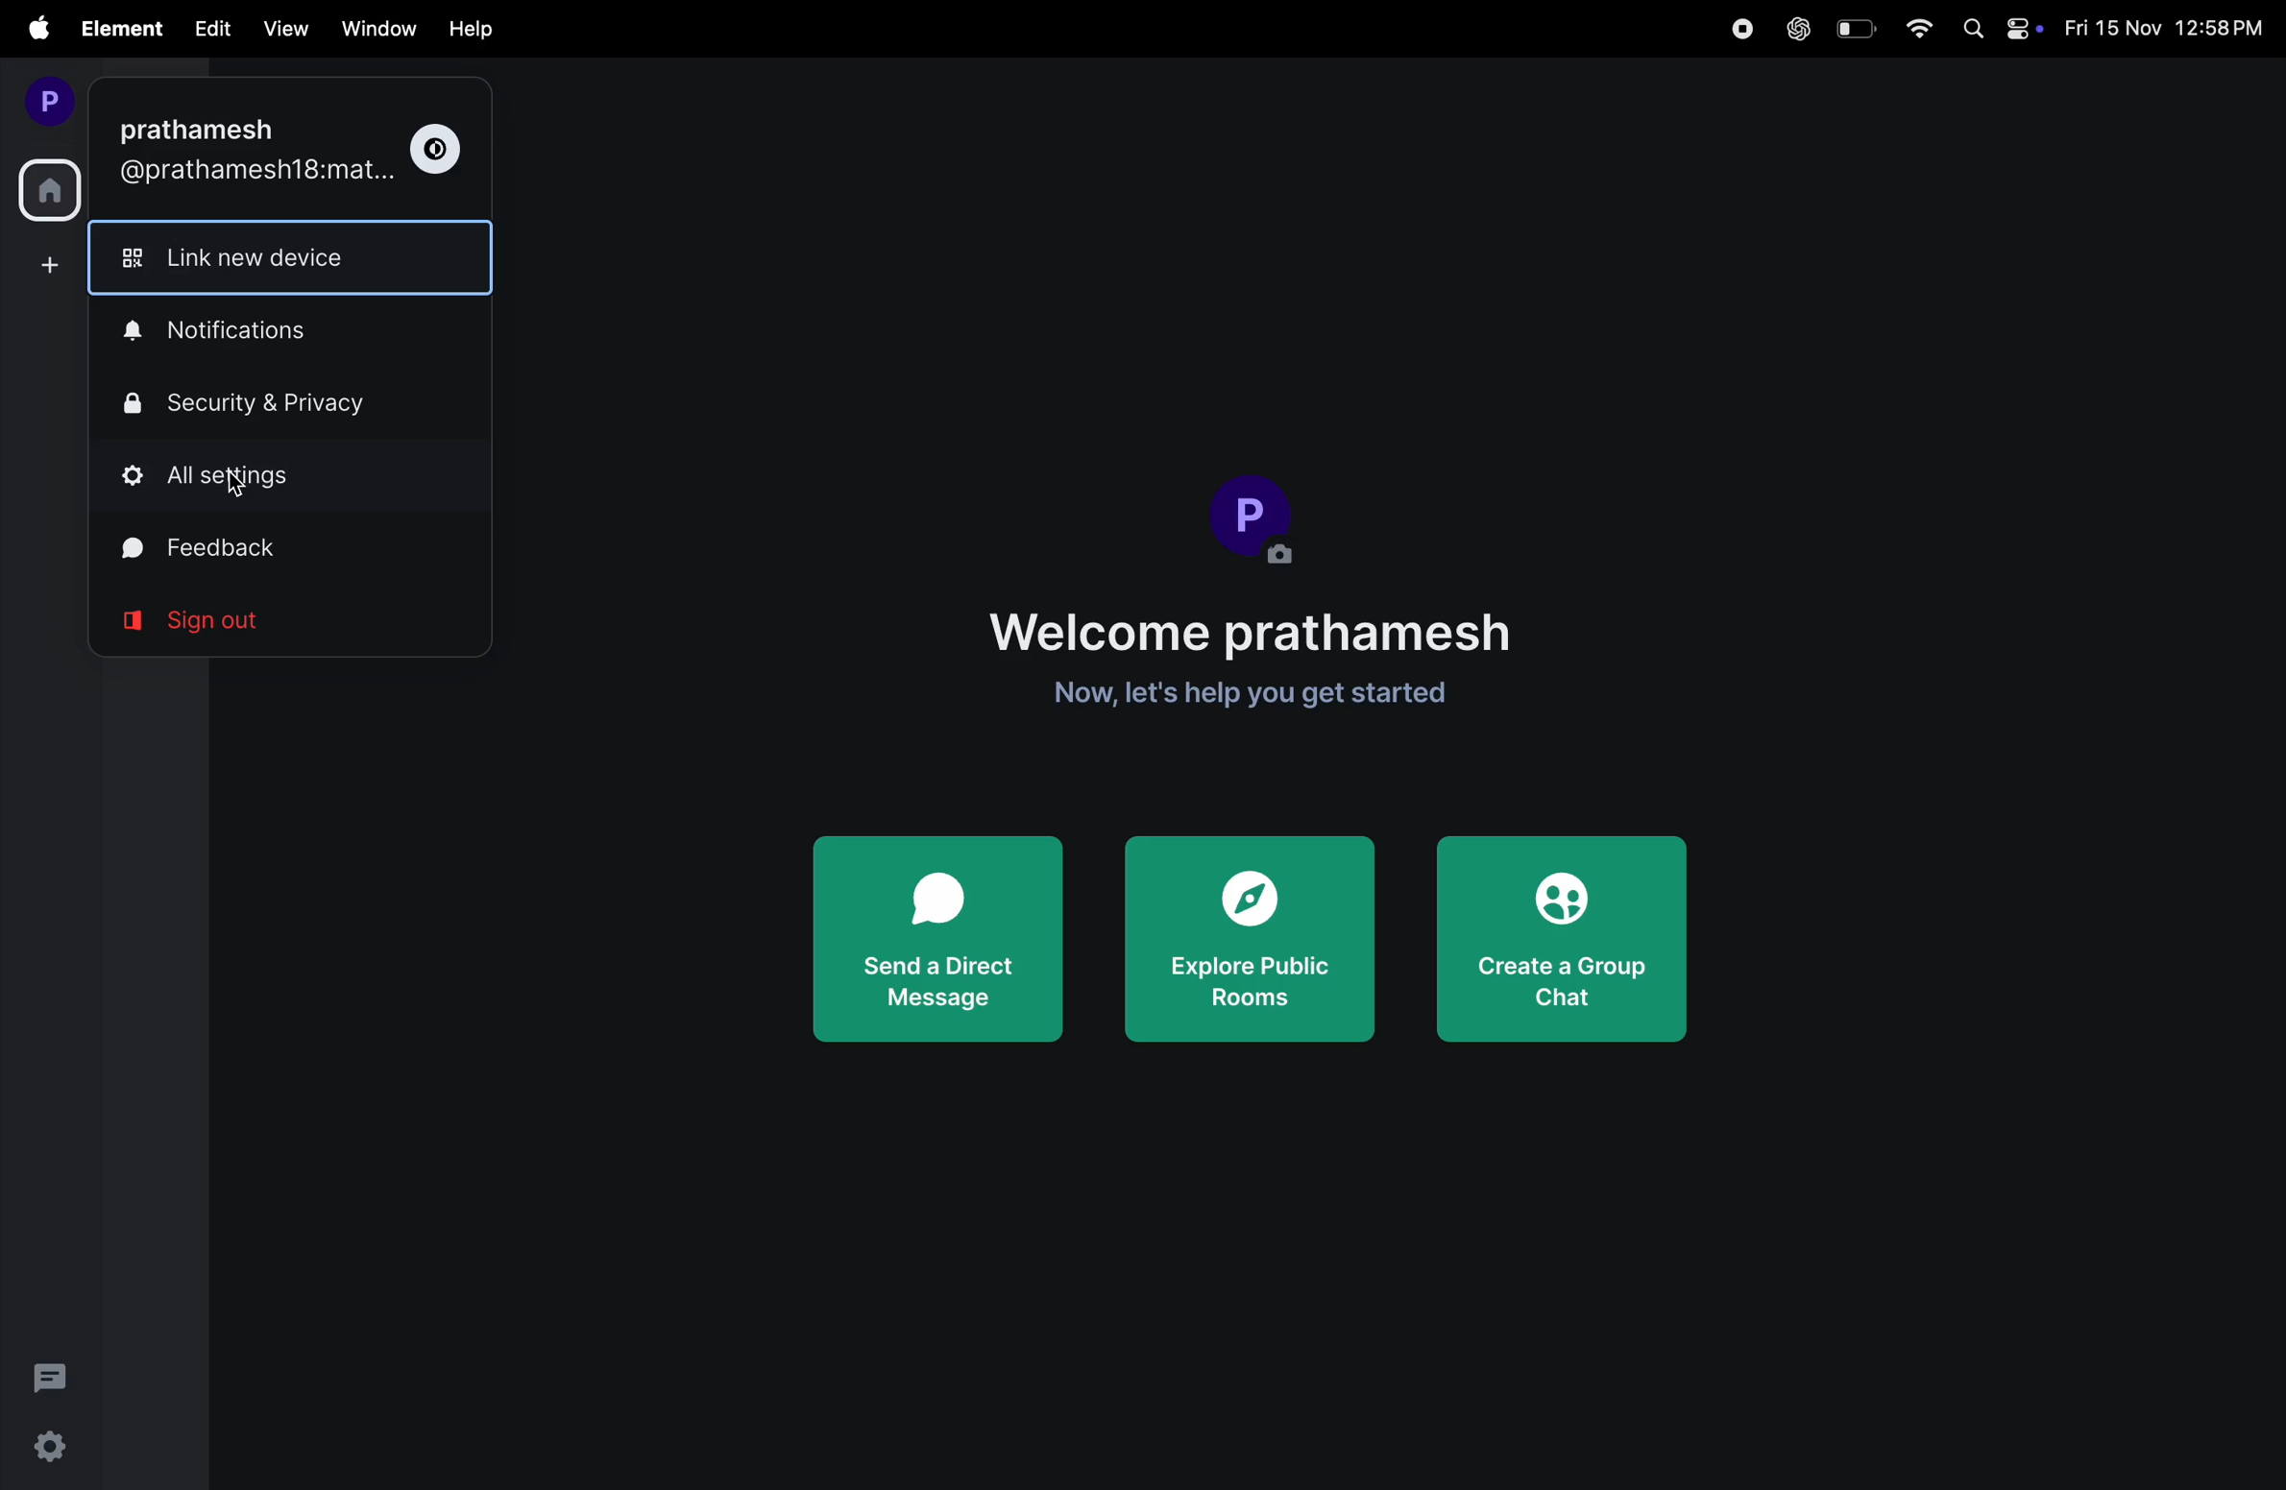  Describe the element at coordinates (42, 100) in the screenshot. I see `profile` at that location.